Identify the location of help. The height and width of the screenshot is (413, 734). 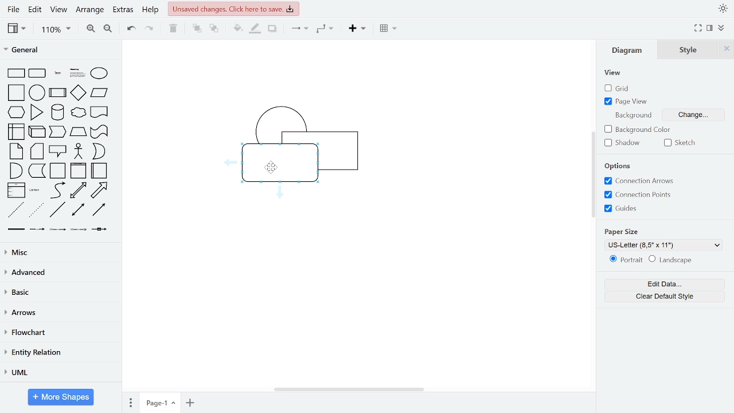
(151, 10).